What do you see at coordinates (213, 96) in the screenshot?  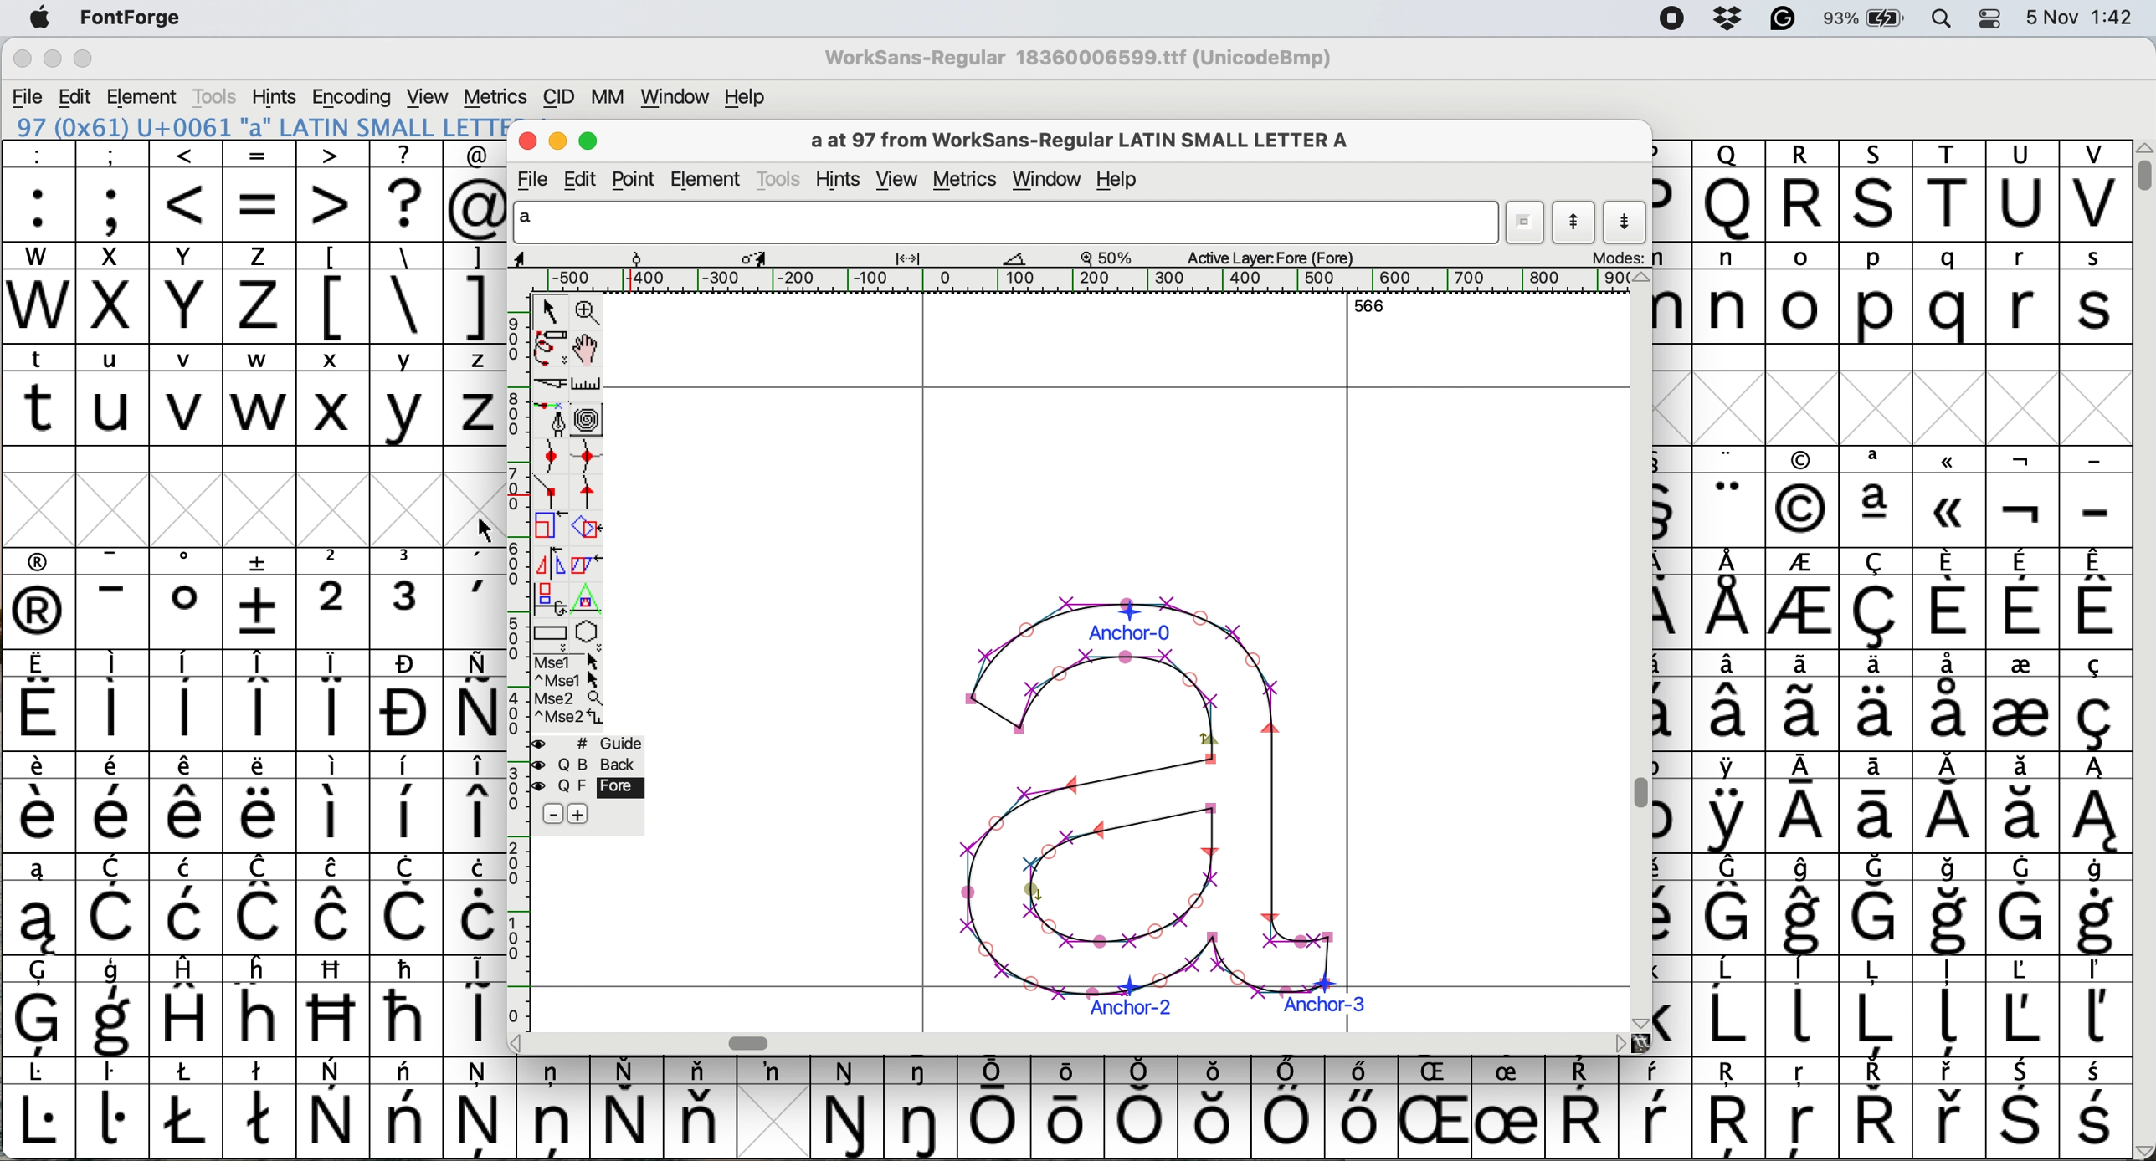 I see `tools` at bounding box center [213, 96].